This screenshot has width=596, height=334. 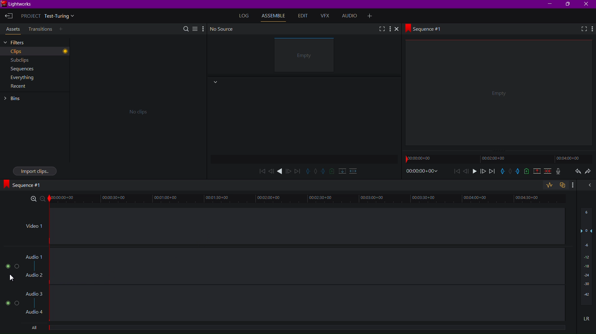 I want to click on Exit, so click(x=9, y=16).